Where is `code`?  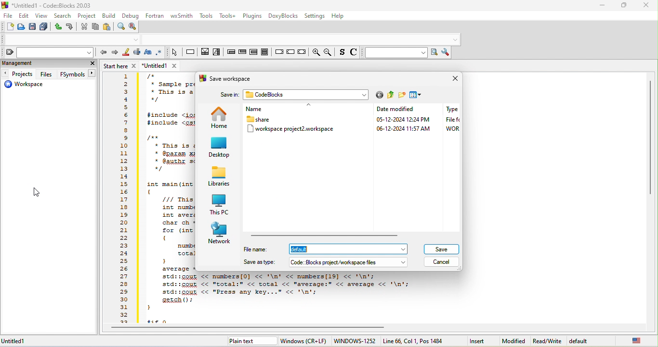
code is located at coordinates (168, 169).